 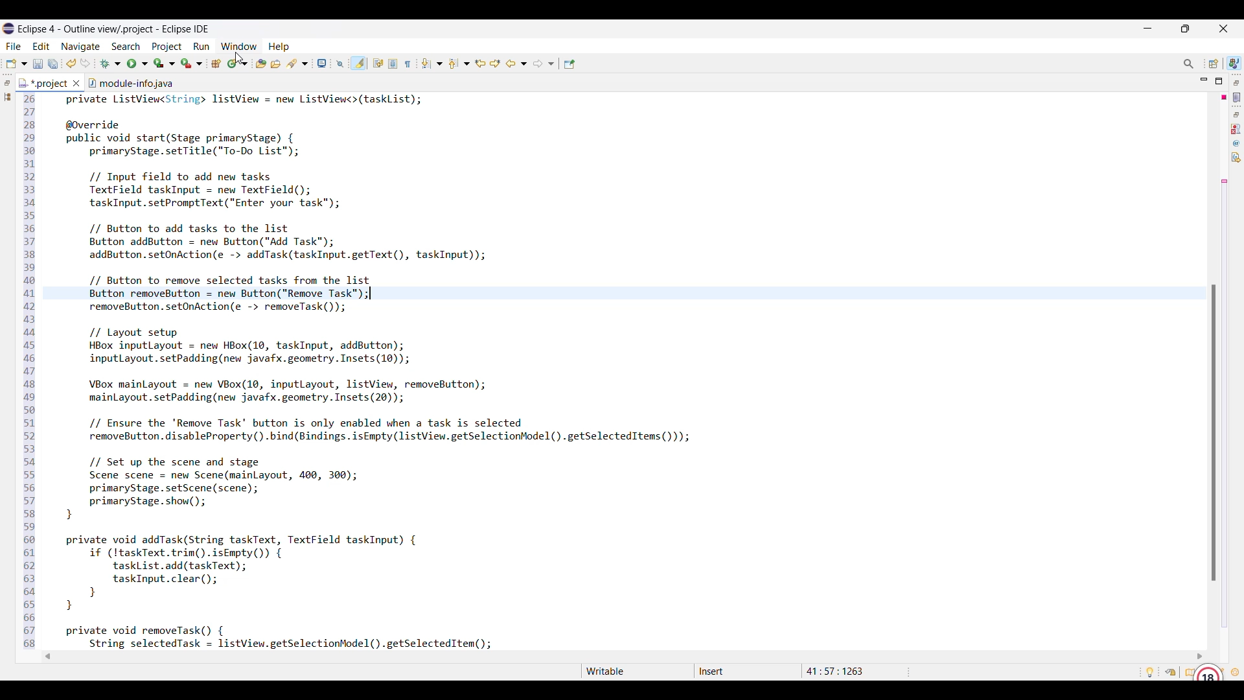 I want to click on Save all, so click(x=53, y=64).